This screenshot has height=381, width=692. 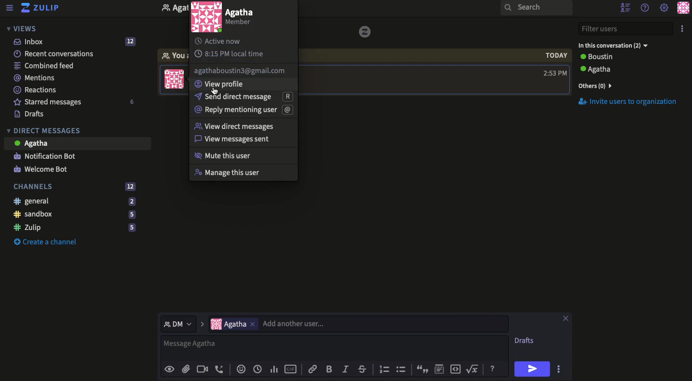 What do you see at coordinates (605, 85) in the screenshot?
I see `others` at bounding box center [605, 85].